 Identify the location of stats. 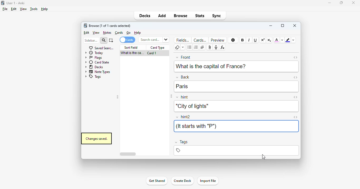
(200, 16).